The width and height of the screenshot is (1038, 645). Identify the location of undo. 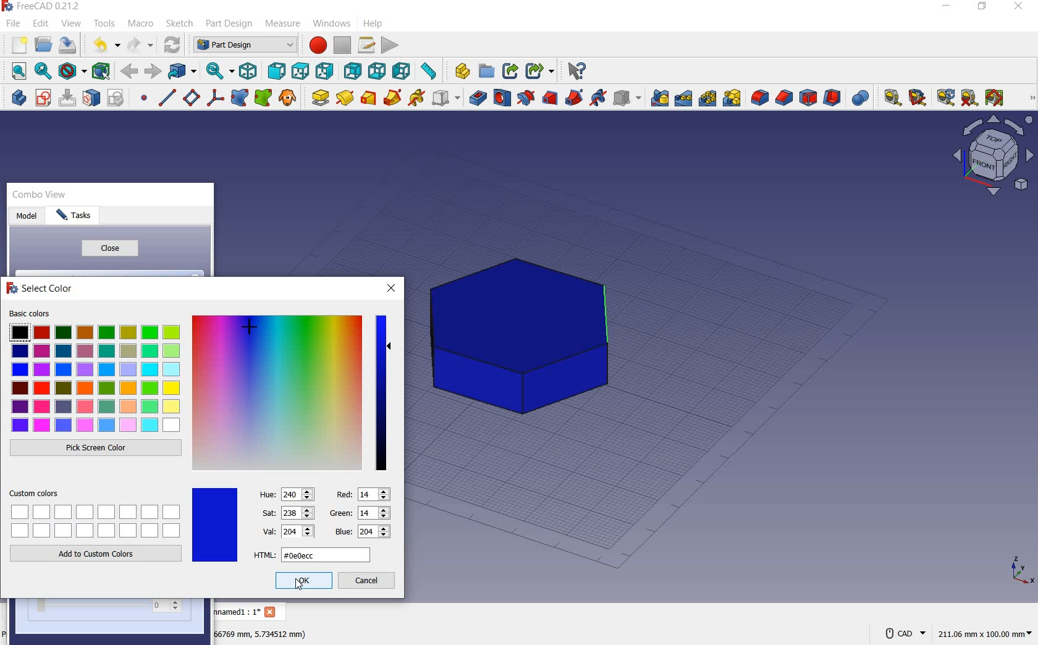
(105, 46).